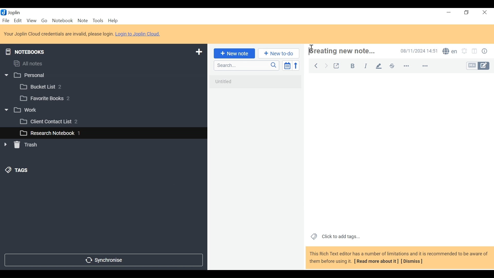 Image resolution: width=494 pixels, height=278 pixels. What do you see at coordinates (13, 12) in the screenshot?
I see `Joplin Desktop Icon` at bounding box center [13, 12].